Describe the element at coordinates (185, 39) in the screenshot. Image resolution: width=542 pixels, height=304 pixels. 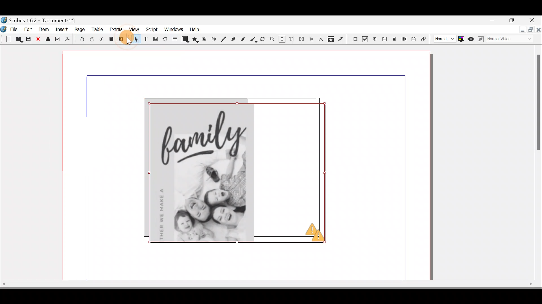
I see `Shape` at that location.